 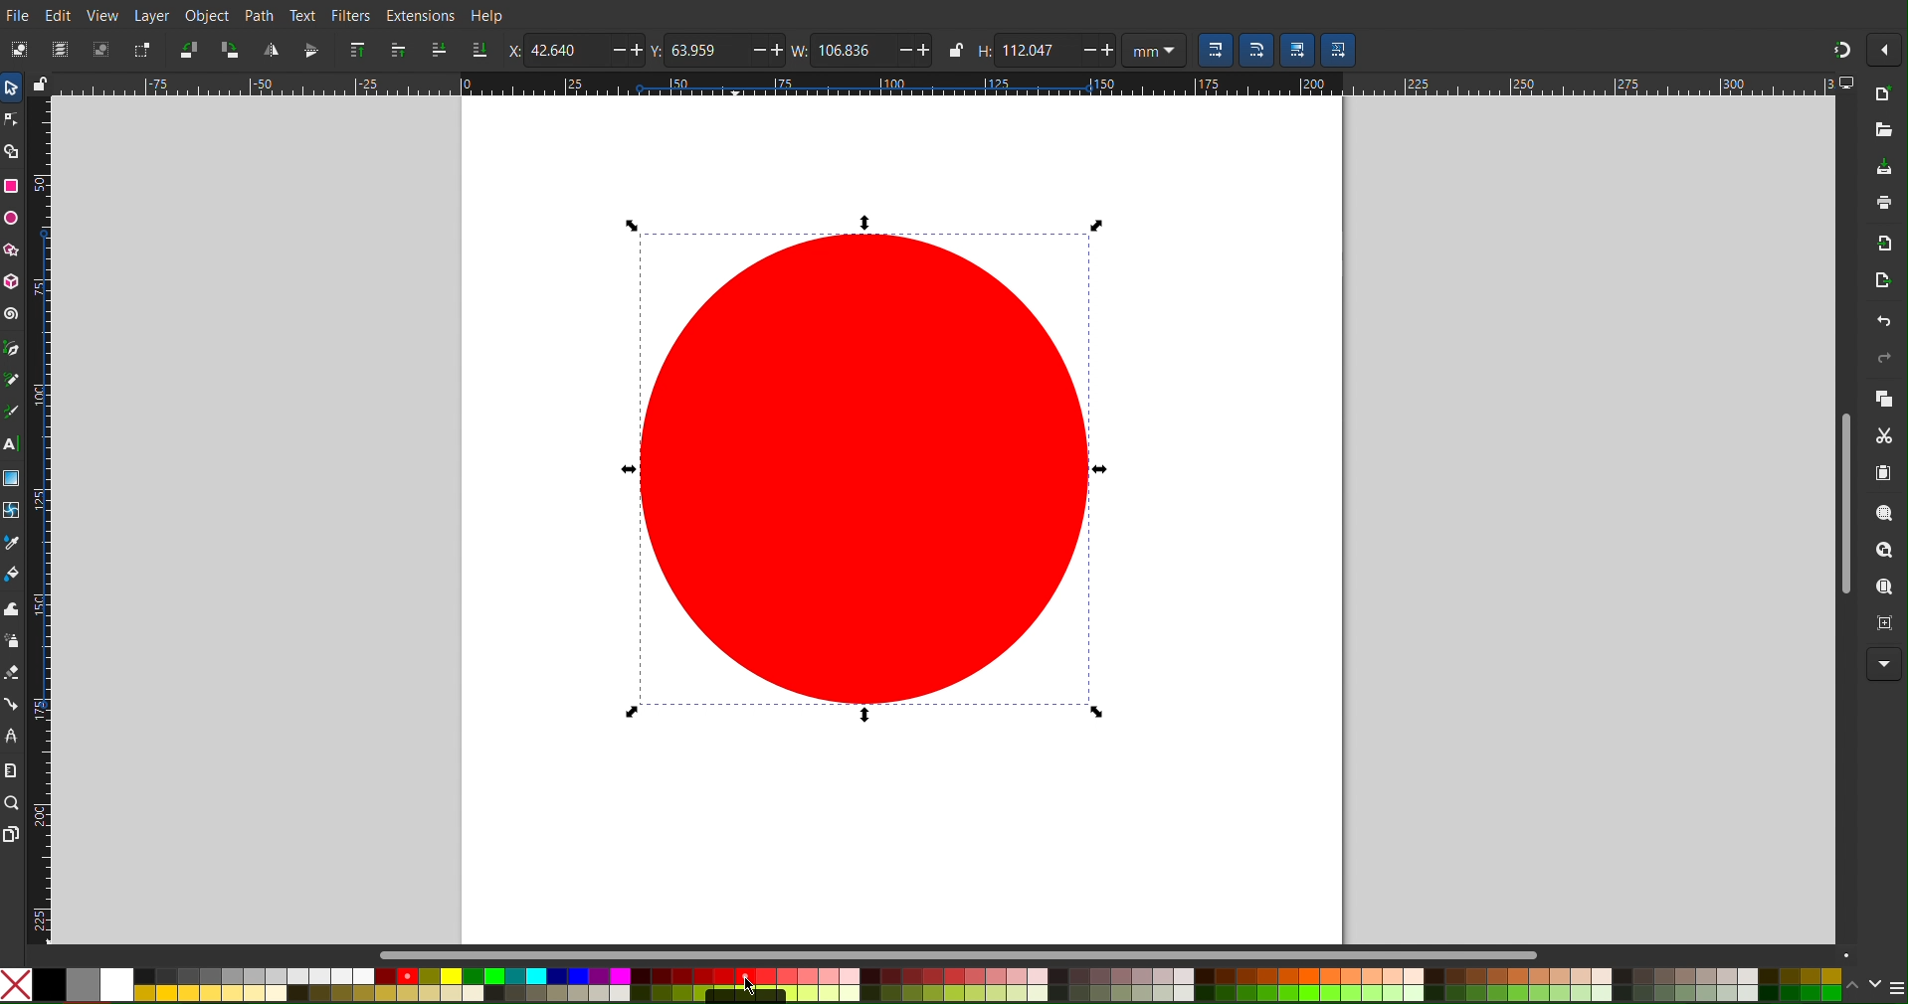 What do you see at coordinates (1885, 476) in the screenshot?
I see `Paste` at bounding box center [1885, 476].